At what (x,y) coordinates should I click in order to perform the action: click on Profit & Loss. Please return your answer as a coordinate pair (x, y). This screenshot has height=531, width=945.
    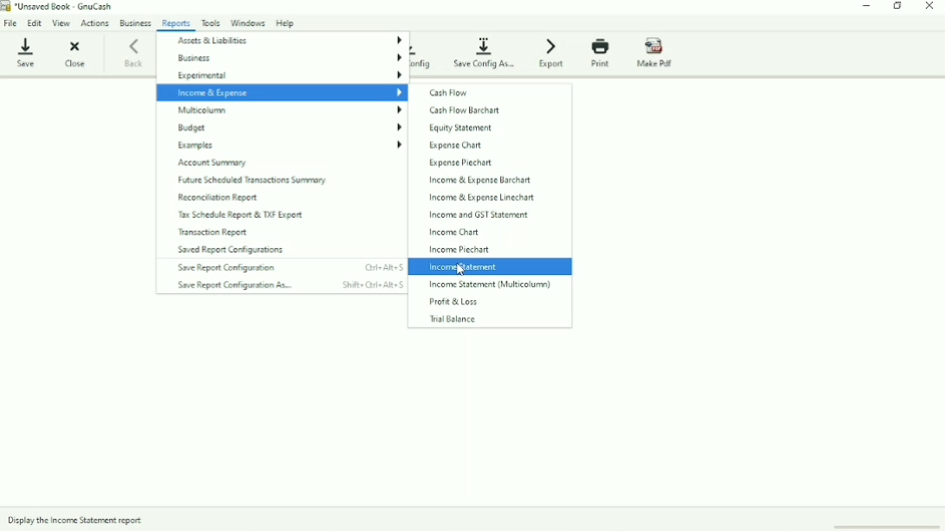
    Looking at the image, I should click on (457, 302).